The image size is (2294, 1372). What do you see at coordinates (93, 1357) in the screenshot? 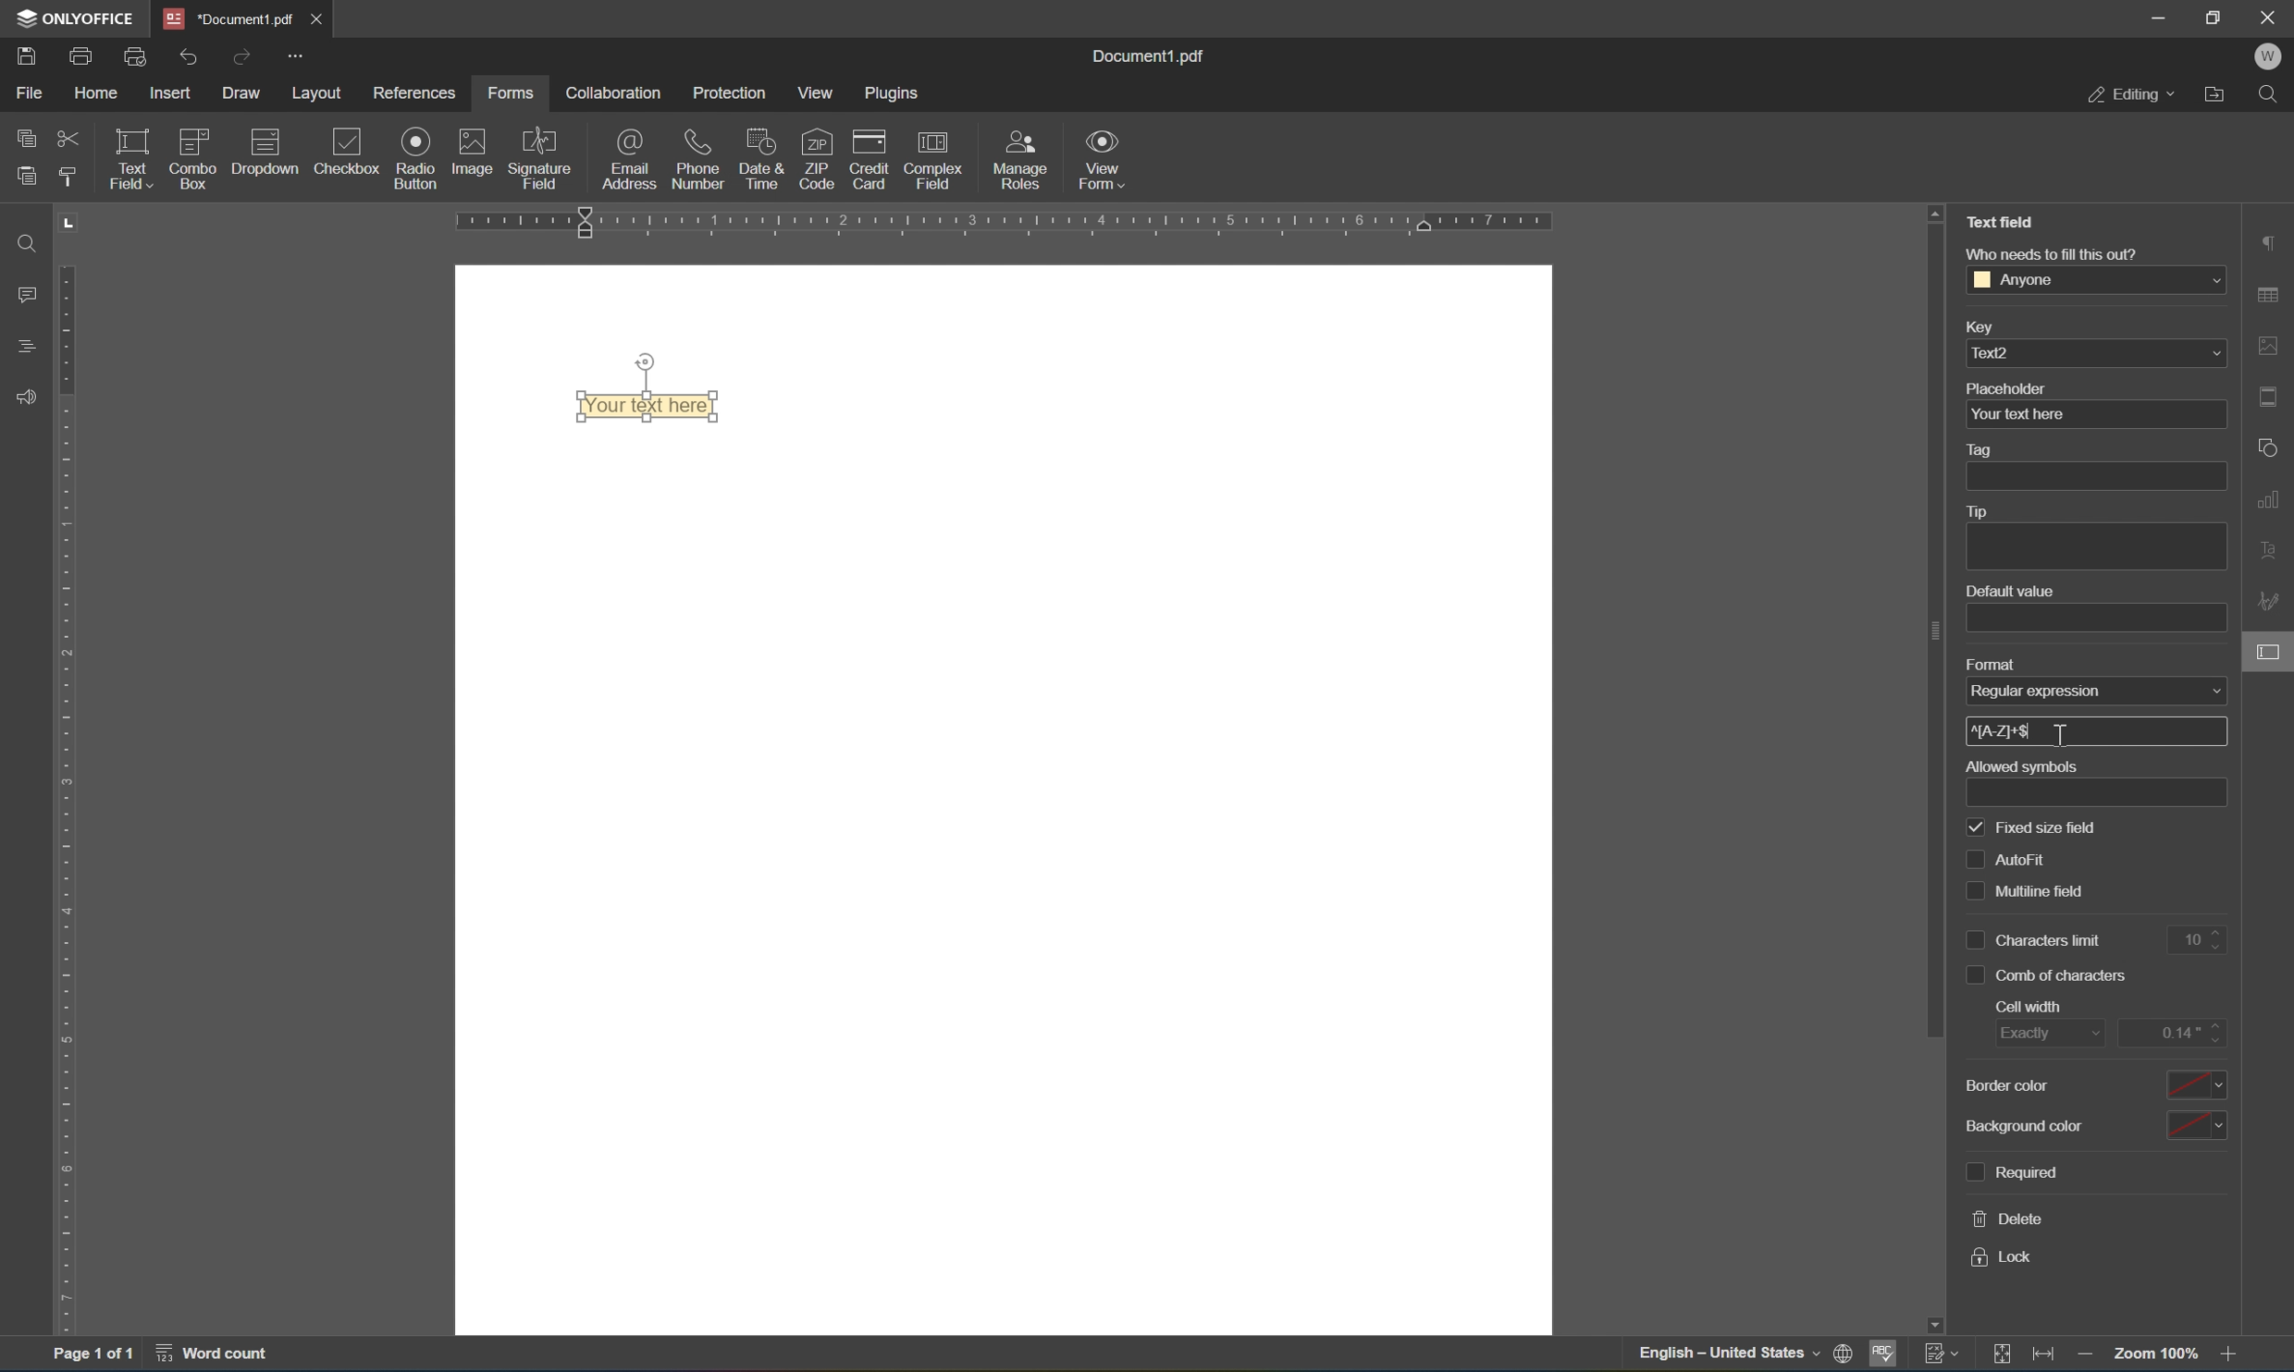
I see `page 1 of 1` at bounding box center [93, 1357].